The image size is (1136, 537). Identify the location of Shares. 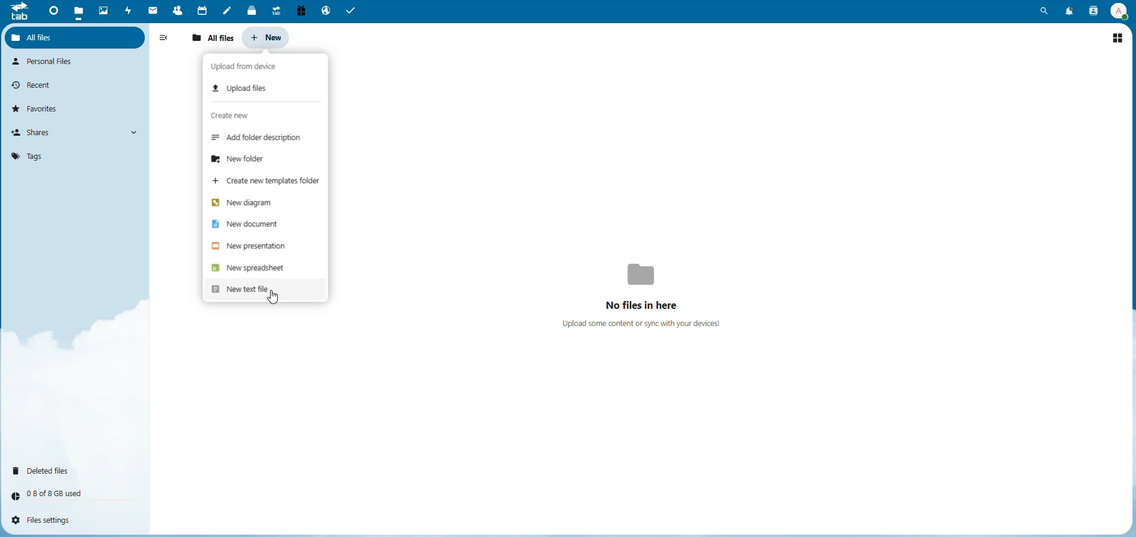
(37, 132).